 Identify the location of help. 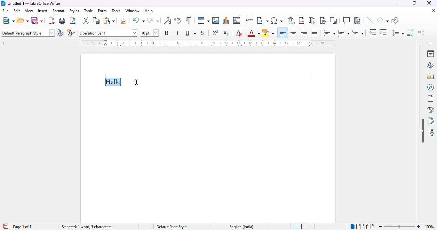
(148, 11).